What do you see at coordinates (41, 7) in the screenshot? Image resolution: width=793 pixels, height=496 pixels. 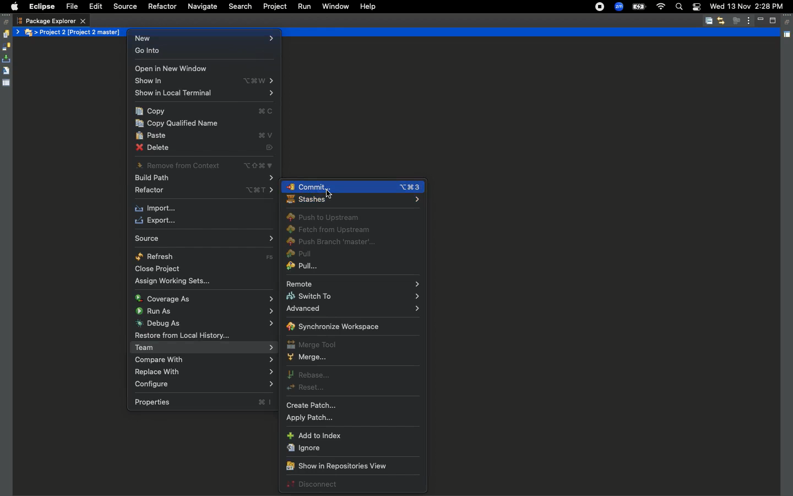 I see `Eclipse` at bounding box center [41, 7].